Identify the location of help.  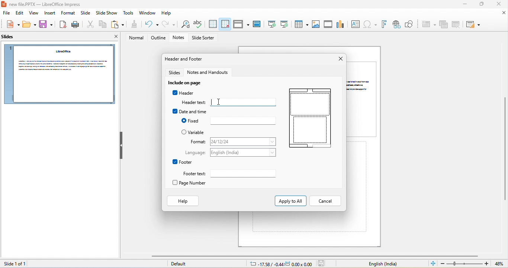
(167, 13).